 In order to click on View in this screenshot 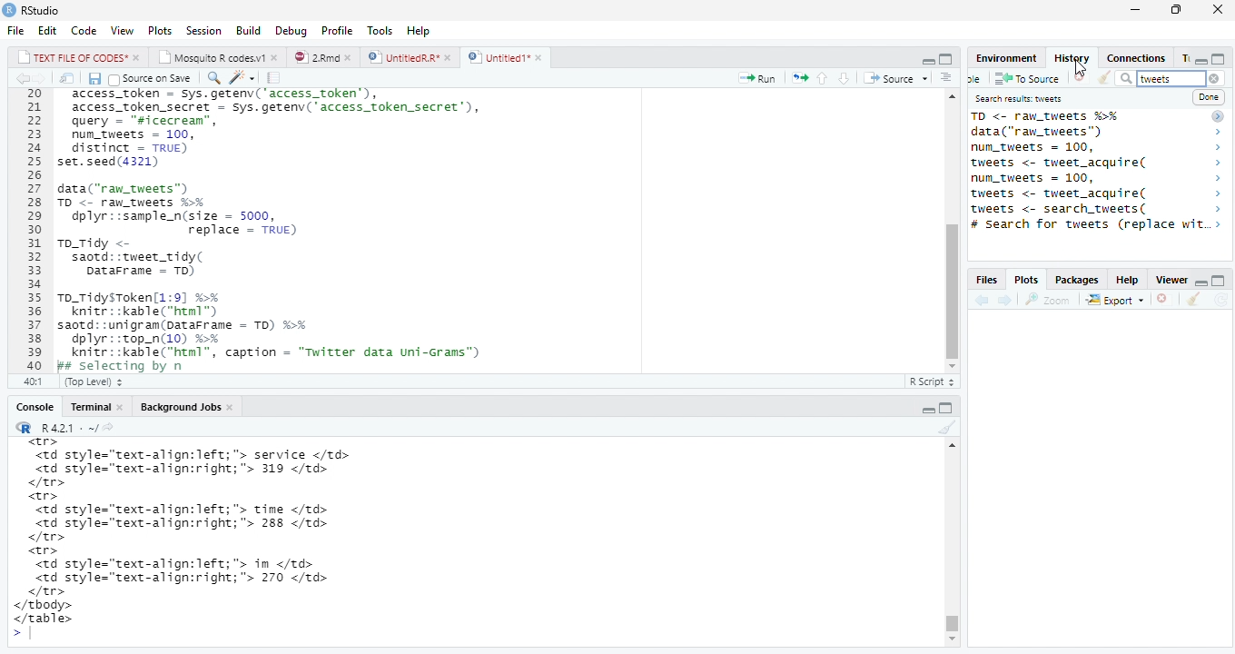, I will do `click(122, 29)`.